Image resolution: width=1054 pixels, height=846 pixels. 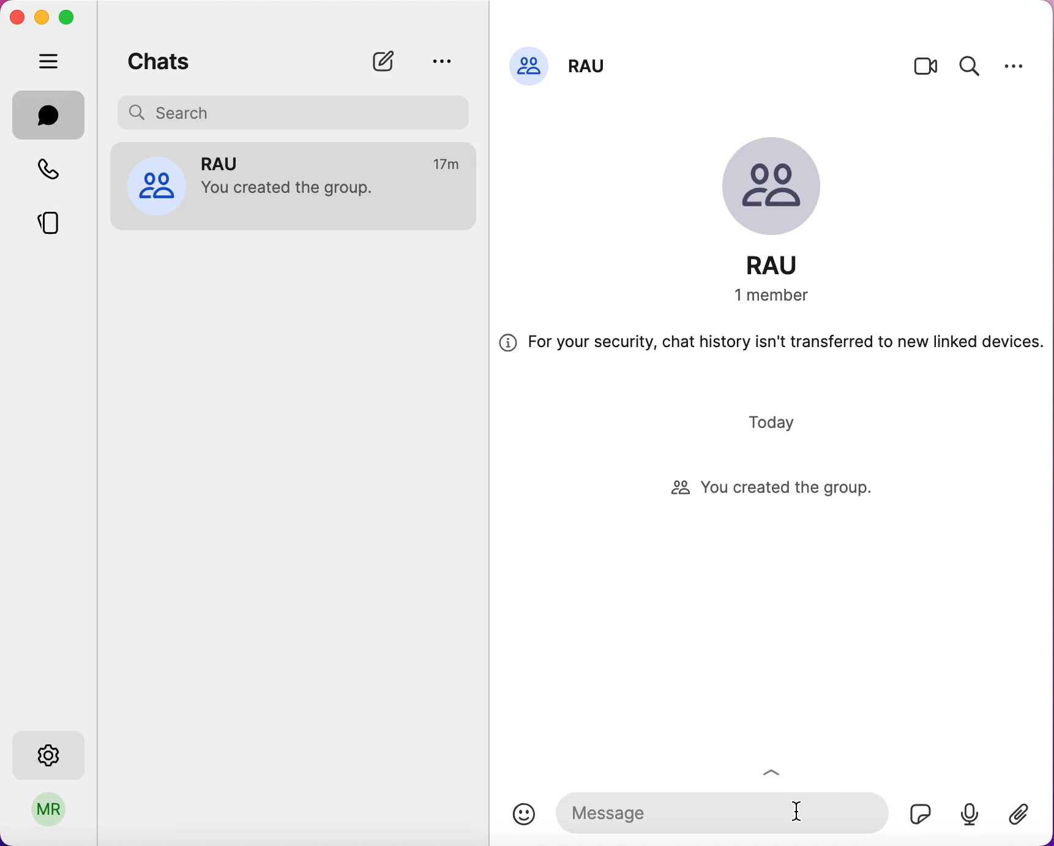 I want to click on attach, so click(x=1025, y=816).